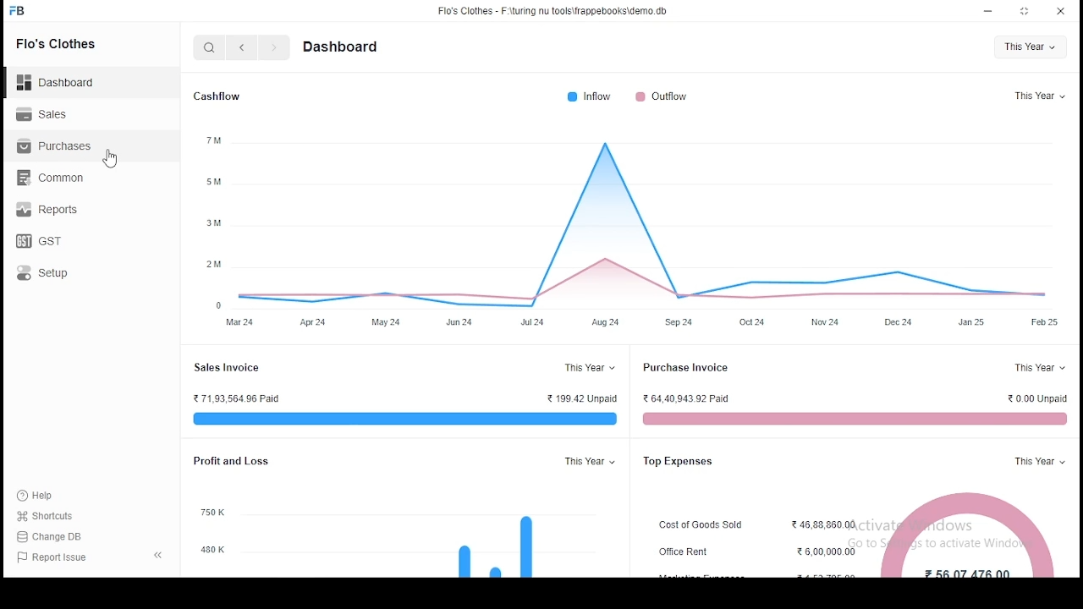 This screenshot has height=609, width=1083. I want to click on this year, so click(1038, 97).